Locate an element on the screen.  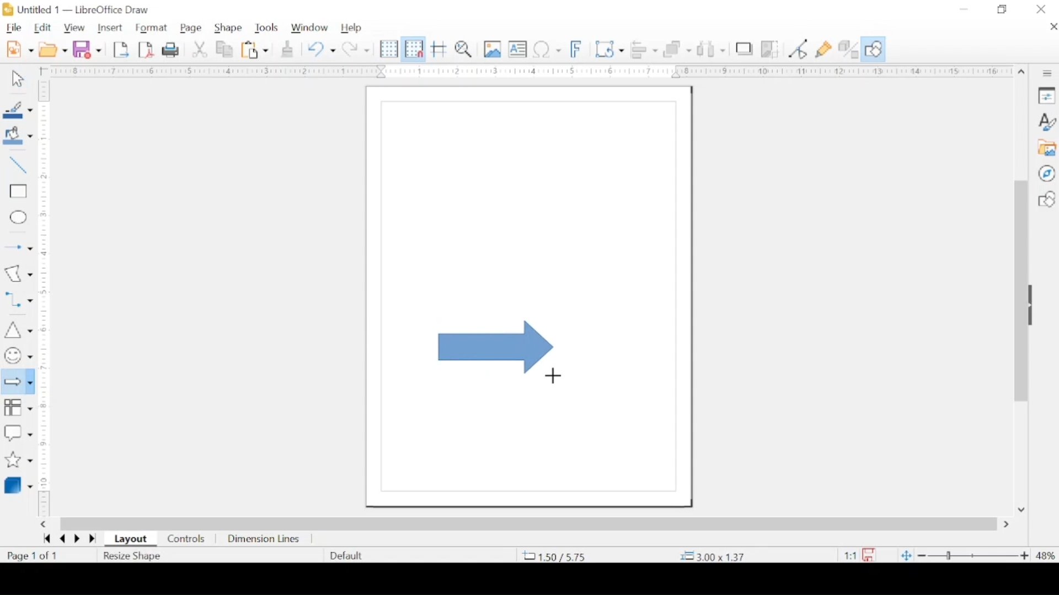
connectors is located at coordinates (18, 300).